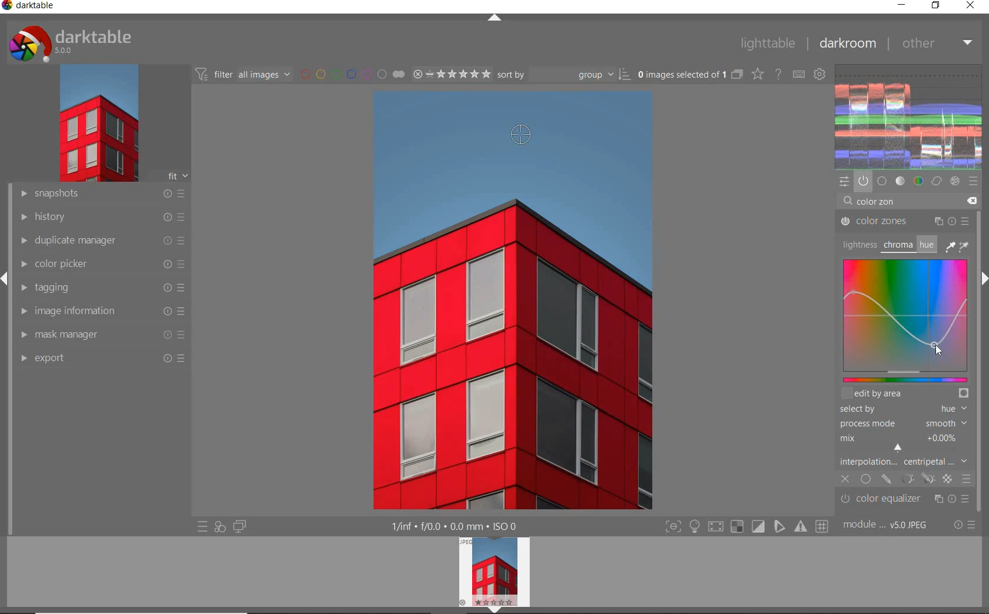 The width and height of the screenshot is (989, 614). I want to click on color picker, so click(101, 266).